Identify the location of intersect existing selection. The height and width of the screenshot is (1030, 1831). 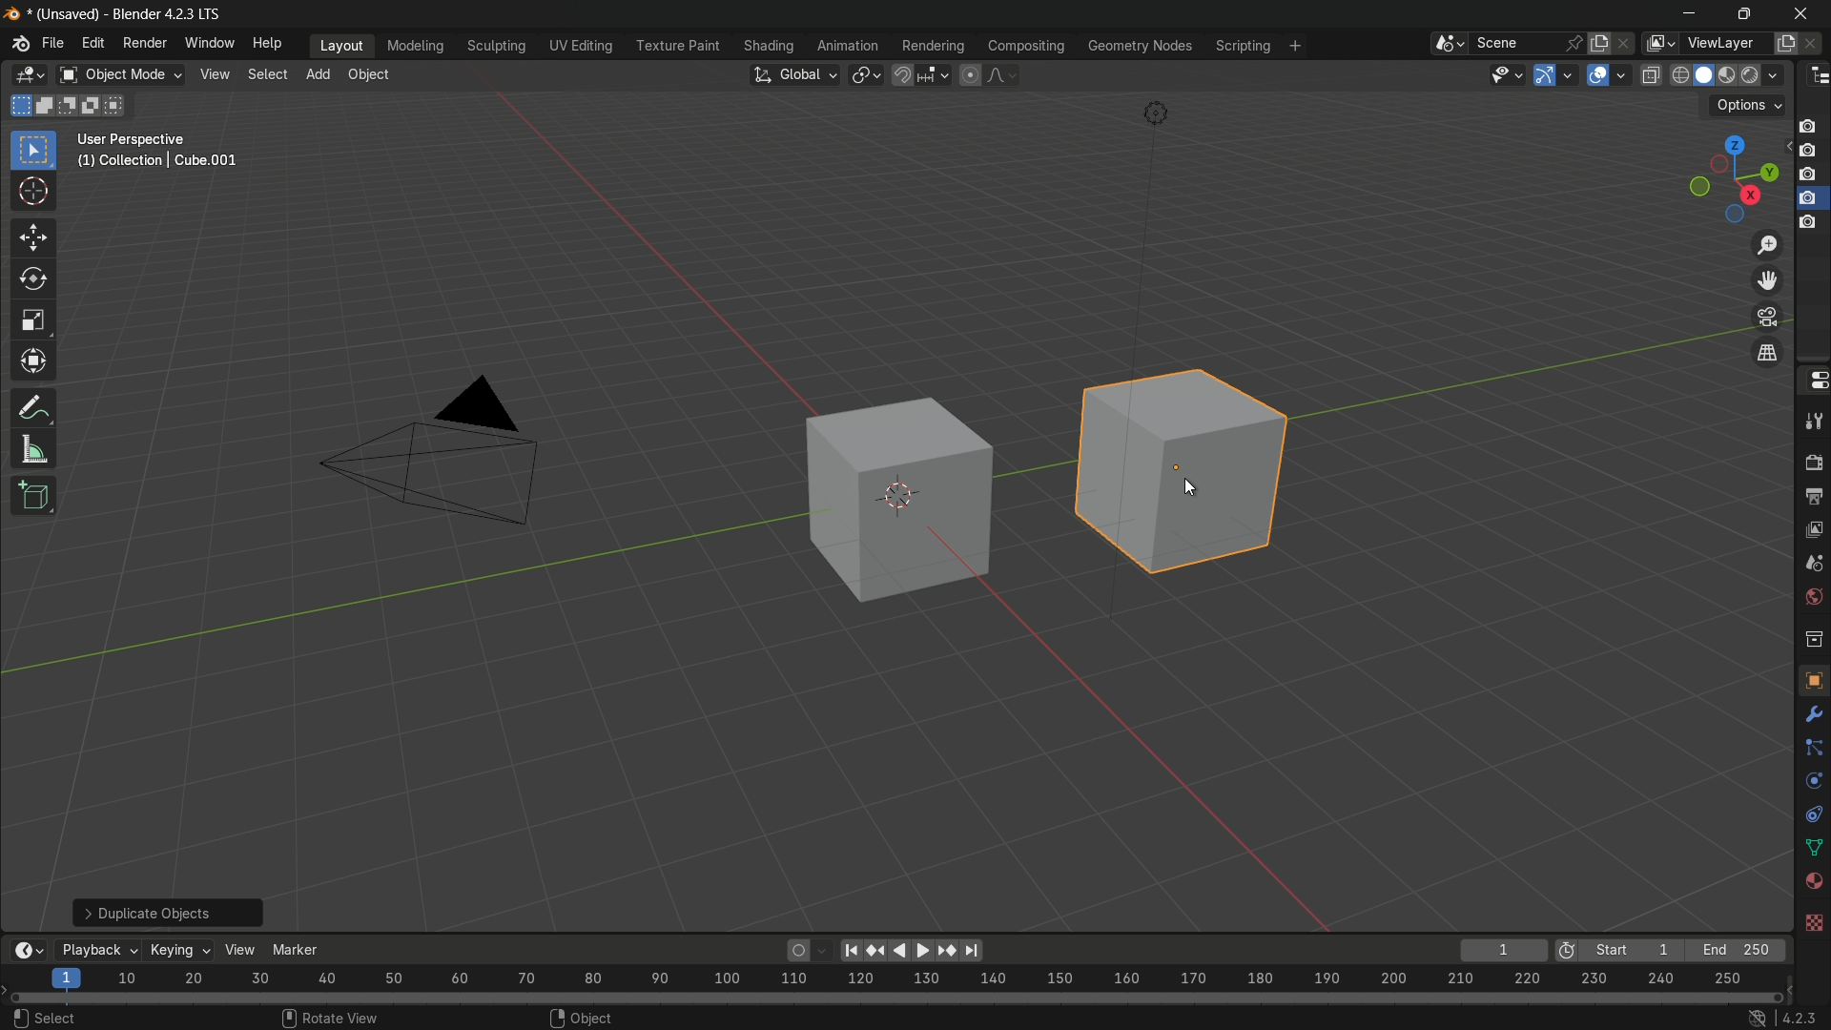
(118, 108).